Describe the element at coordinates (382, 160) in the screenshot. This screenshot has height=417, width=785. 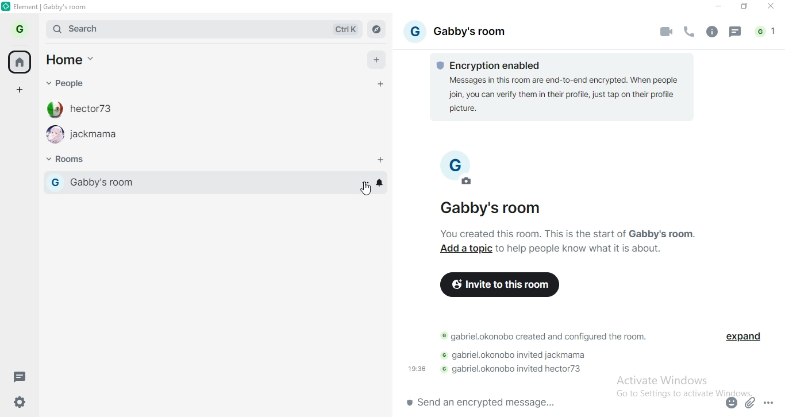
I see `add rooms` at that location.